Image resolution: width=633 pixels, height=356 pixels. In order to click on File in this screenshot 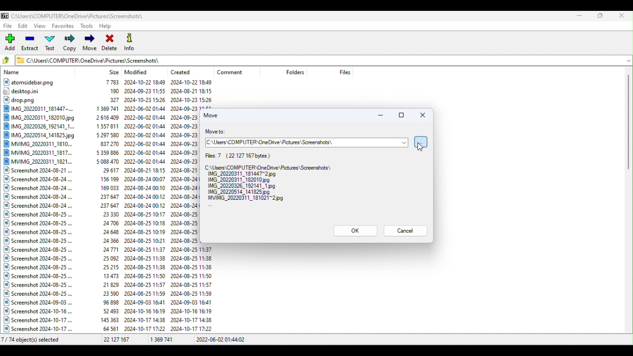, I will do `click(8, 26)`.